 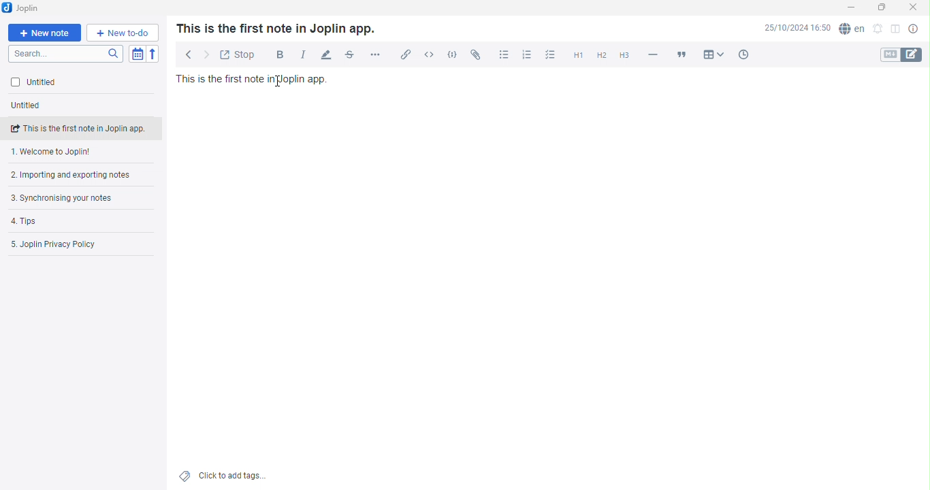 What do you see at coordinates (475, 54) in the screenshot?
I see `Attach file` at bounding box center [475, 54].